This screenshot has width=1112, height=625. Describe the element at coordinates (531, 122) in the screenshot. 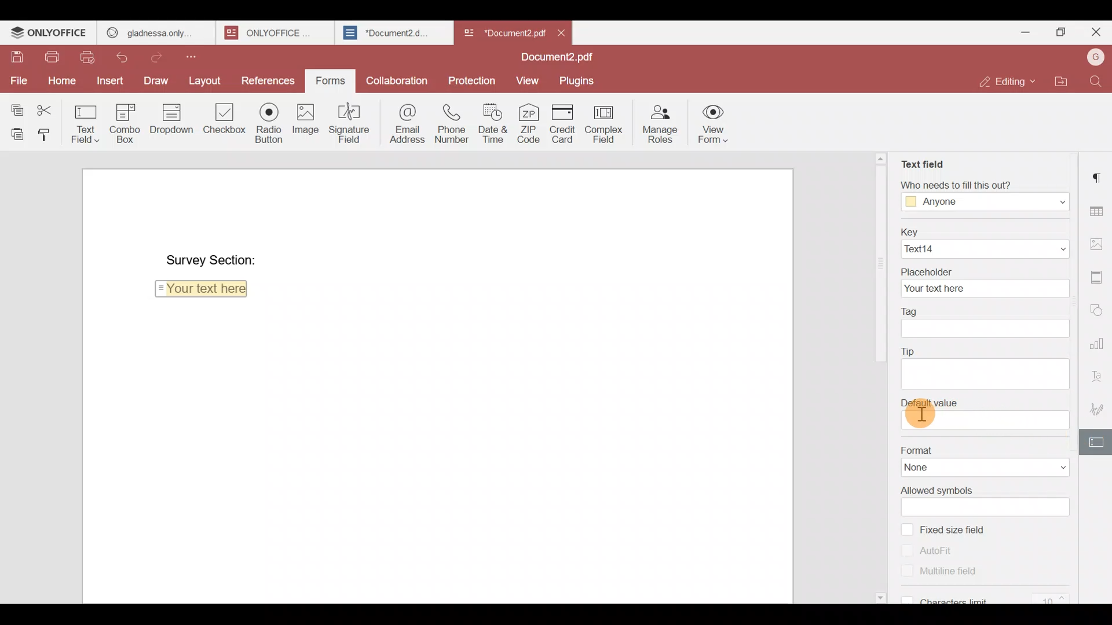

I see `ZIP code` at that location.